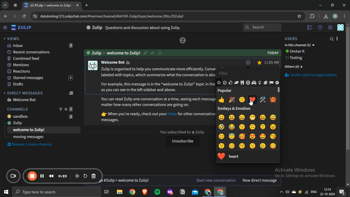 The width and height of the screenshot is (350, 197). What do you see at coordinates (41, 123) in the screenshot?
I see `zulip` at bounding box center [41, 123].